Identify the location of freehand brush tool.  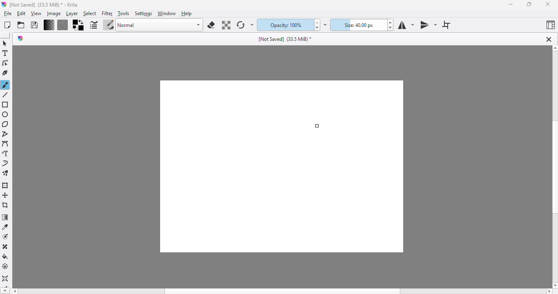
(6, 85).